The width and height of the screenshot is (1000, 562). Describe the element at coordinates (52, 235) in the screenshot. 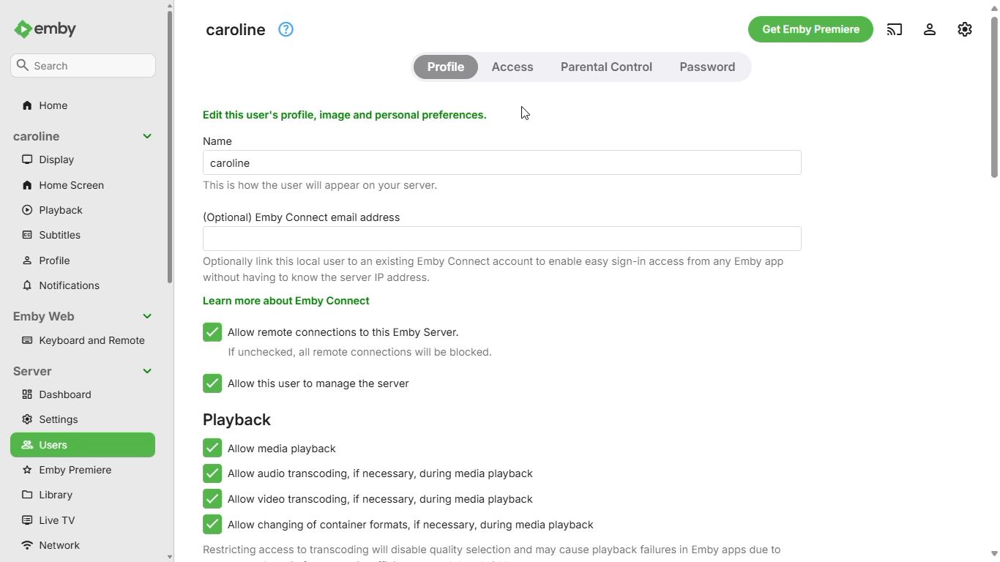

I see `subtitles` at that location.